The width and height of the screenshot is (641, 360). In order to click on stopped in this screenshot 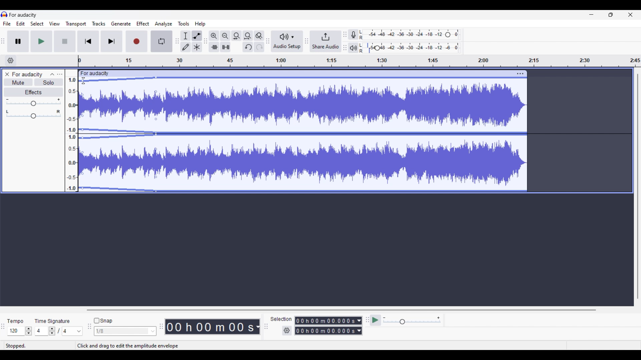, I will do `click(16, 346)`.